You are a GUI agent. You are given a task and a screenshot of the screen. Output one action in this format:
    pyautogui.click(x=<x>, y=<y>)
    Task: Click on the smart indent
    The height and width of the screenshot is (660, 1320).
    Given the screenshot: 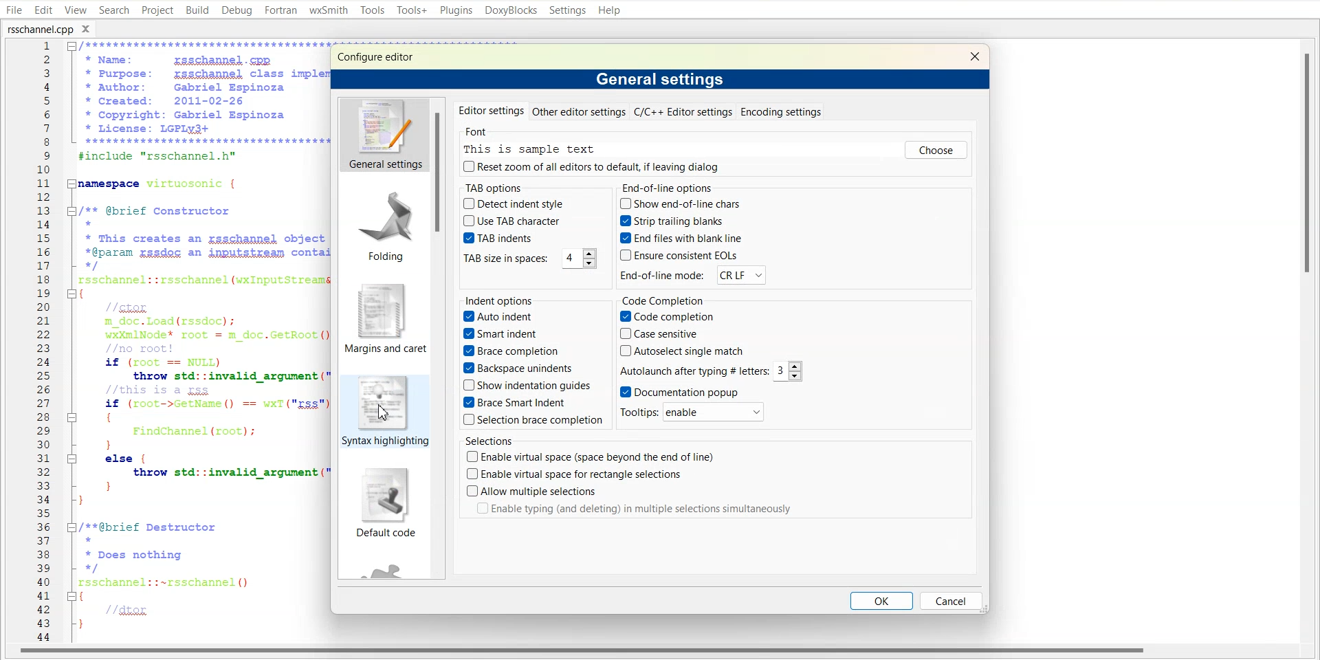 What is the action you would take?
    pyautogui.click(x=501, y=333)
    